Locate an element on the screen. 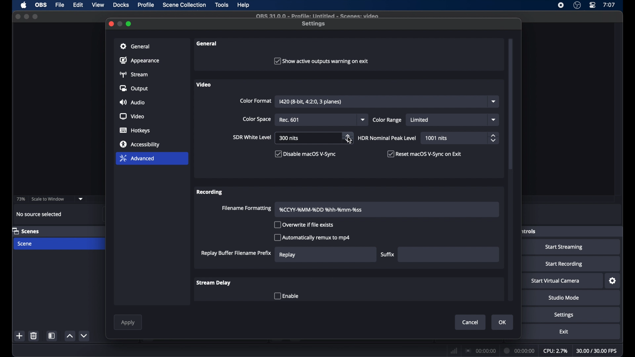 The height and width of the screenshot is (357, 635). rec 602 is located at coordinates (289, 120).